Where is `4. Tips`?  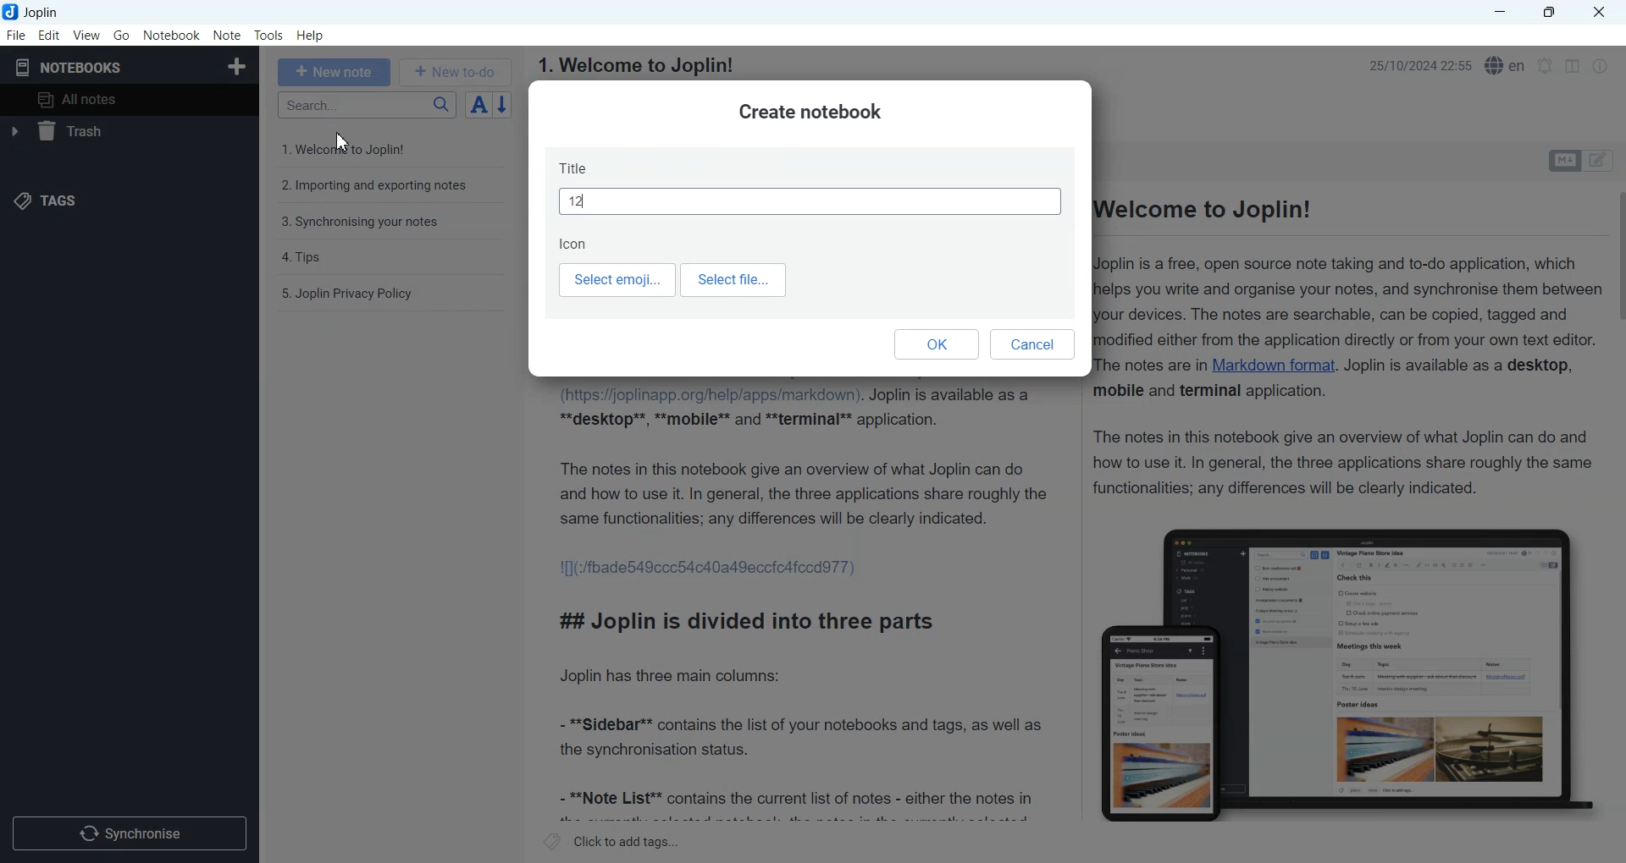 4. Tips is located at coordinates (303, 257).